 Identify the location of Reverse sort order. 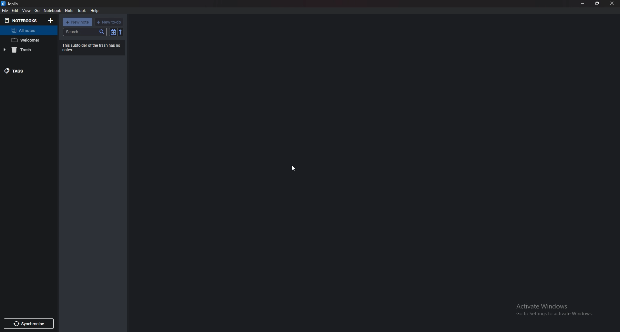
(120, 32).